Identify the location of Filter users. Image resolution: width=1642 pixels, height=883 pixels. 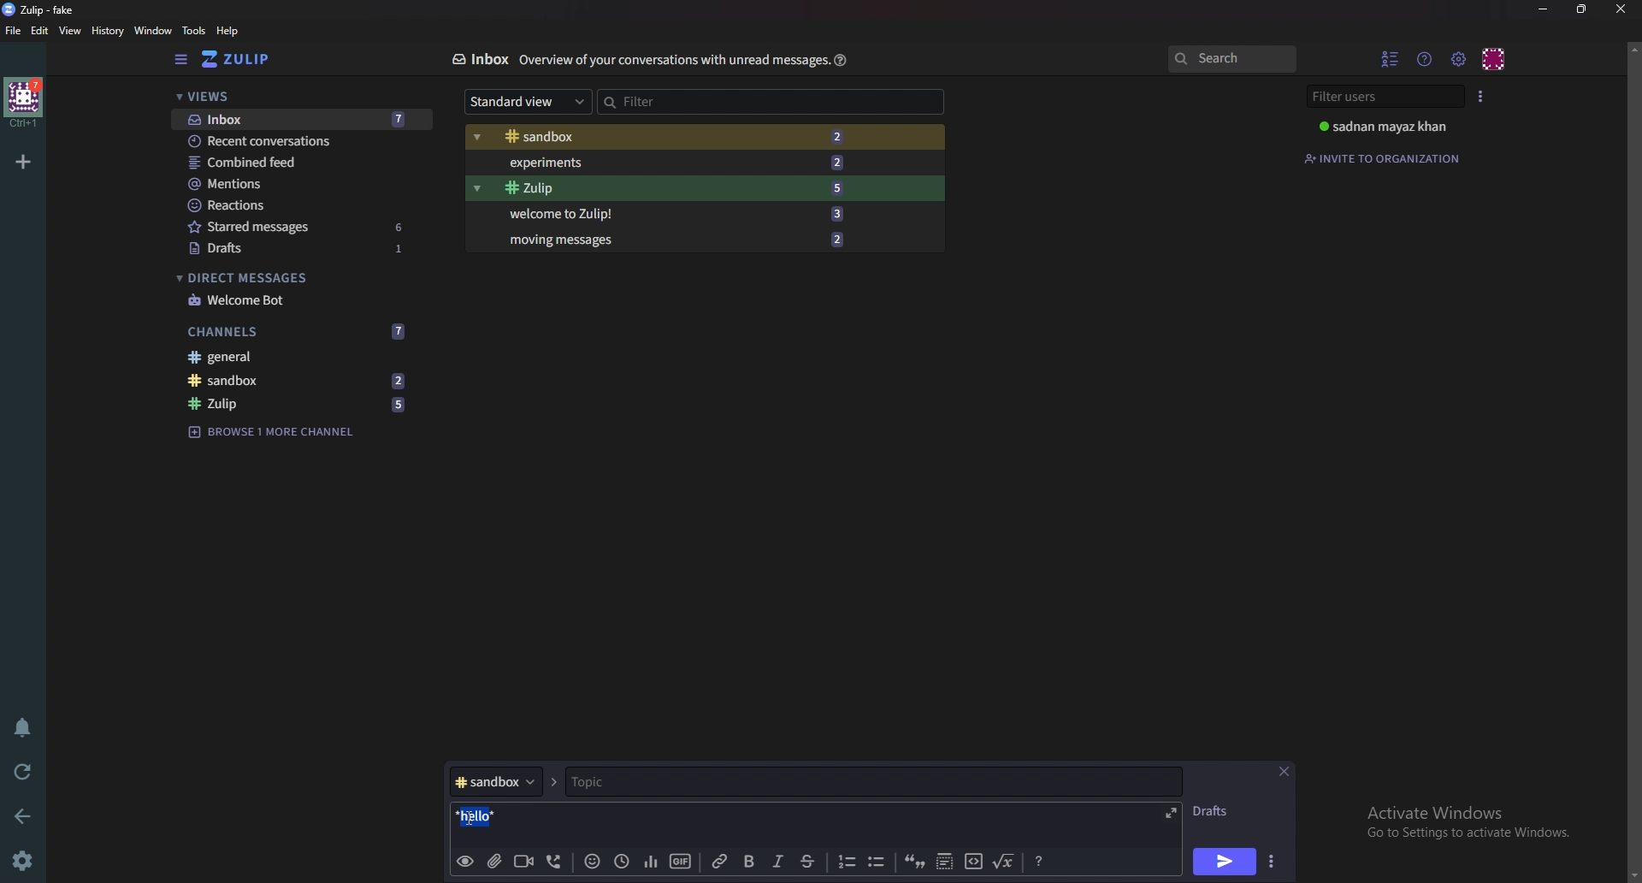
(1379, 96).